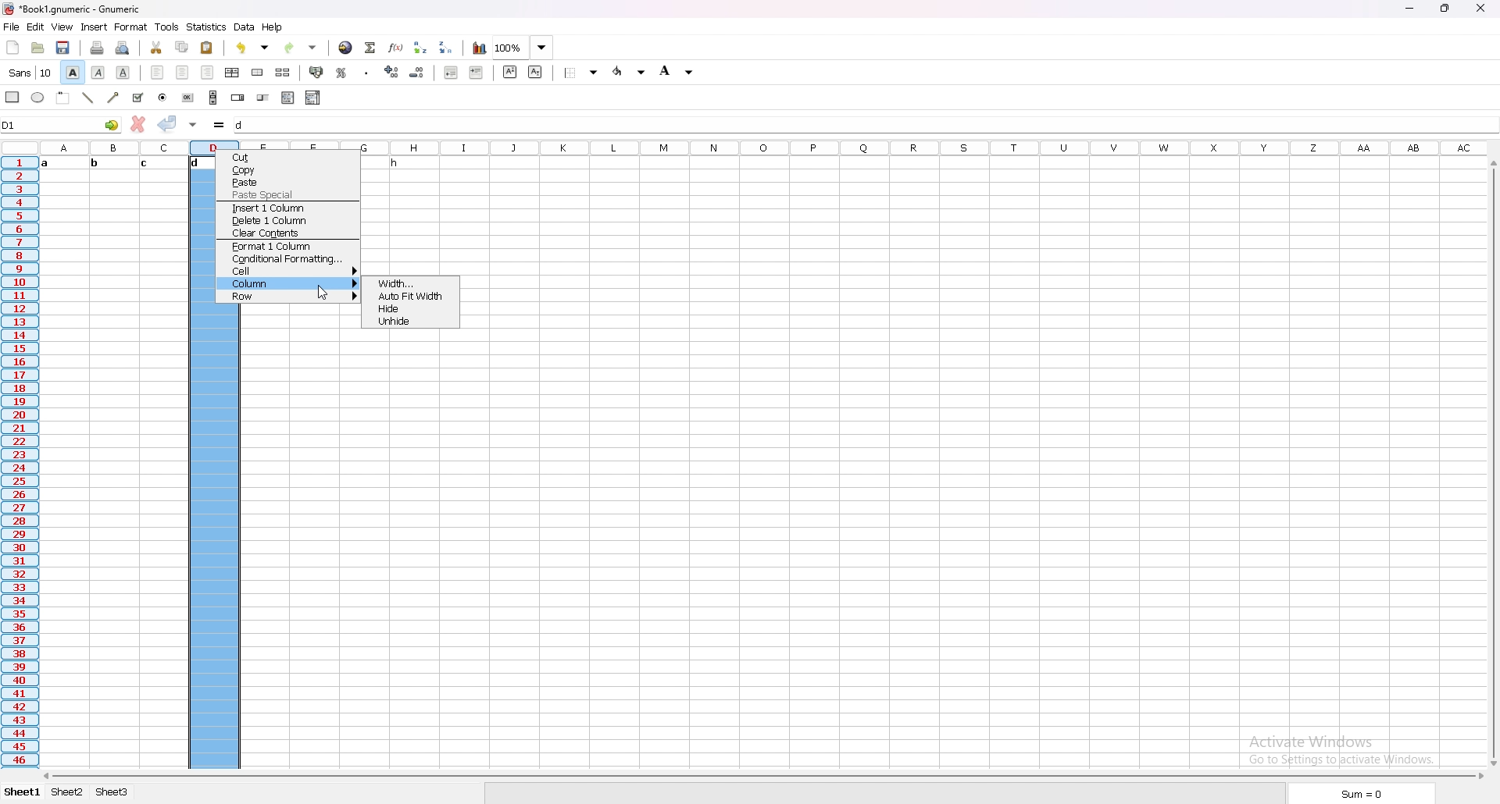 The width and height of the screenshot is (1500, 804). I want to click on zoom, so click(523, 48).